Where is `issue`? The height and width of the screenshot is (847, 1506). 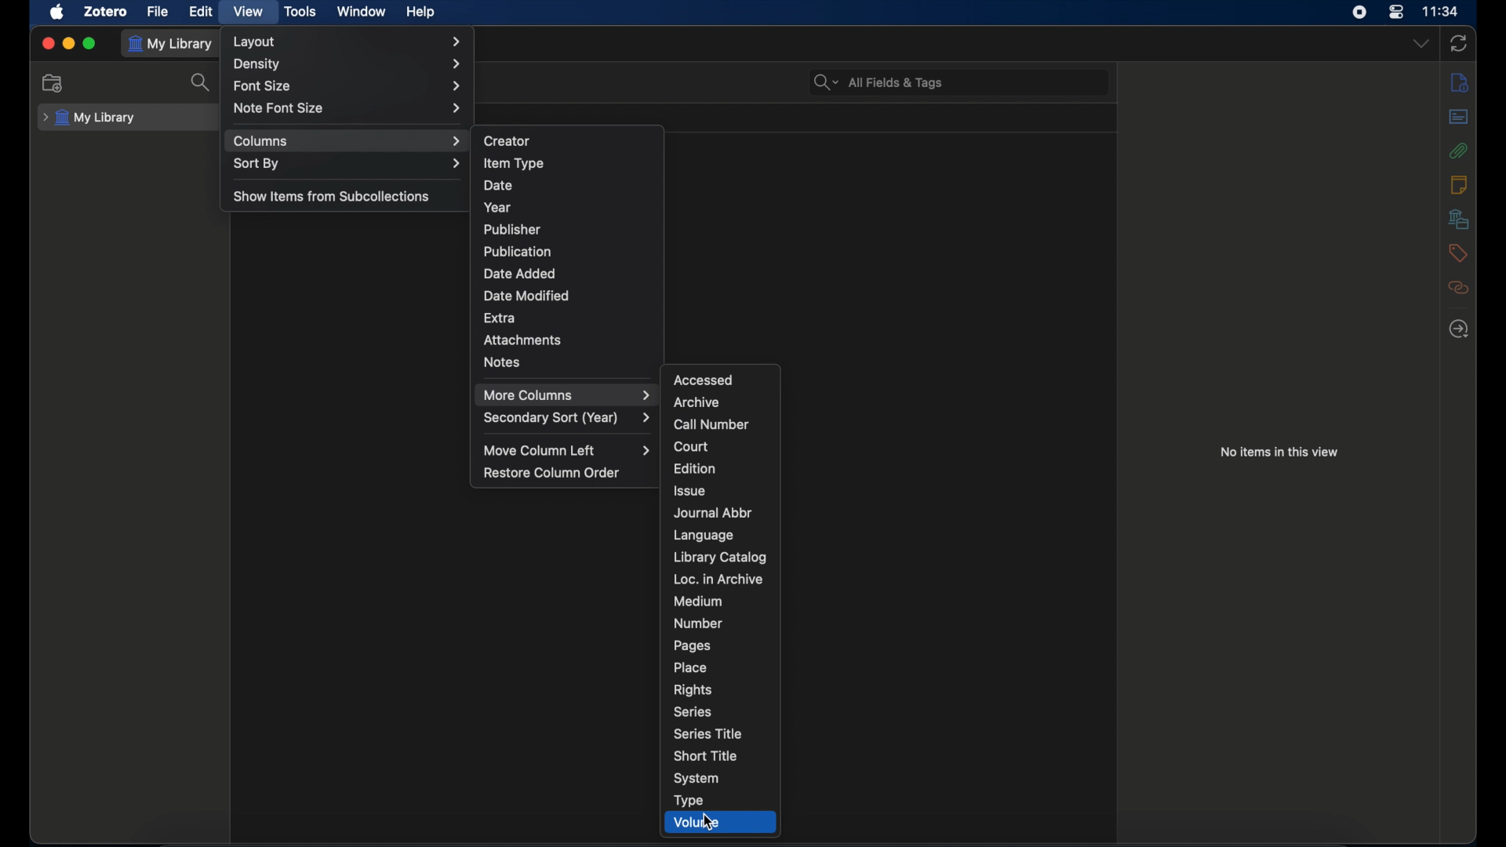 issue is located at coordinates (691, 491).